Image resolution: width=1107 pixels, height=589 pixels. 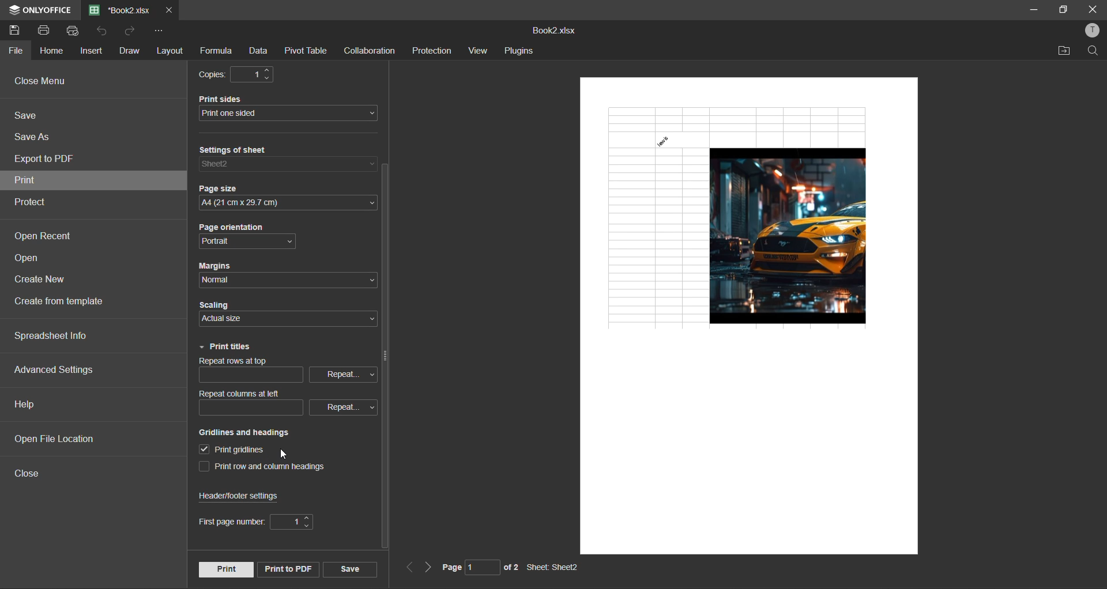 What do you see at coordinates (428, 568) in the screenshot?
I see `next` at bounding box center [428, 568].